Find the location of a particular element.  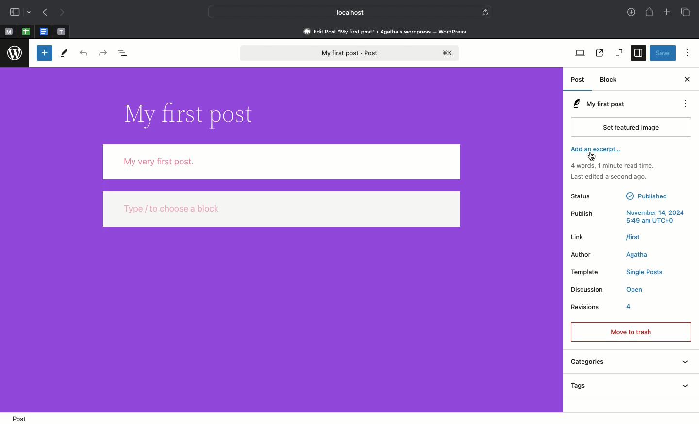

Settings is located at coordinates (639, 53).